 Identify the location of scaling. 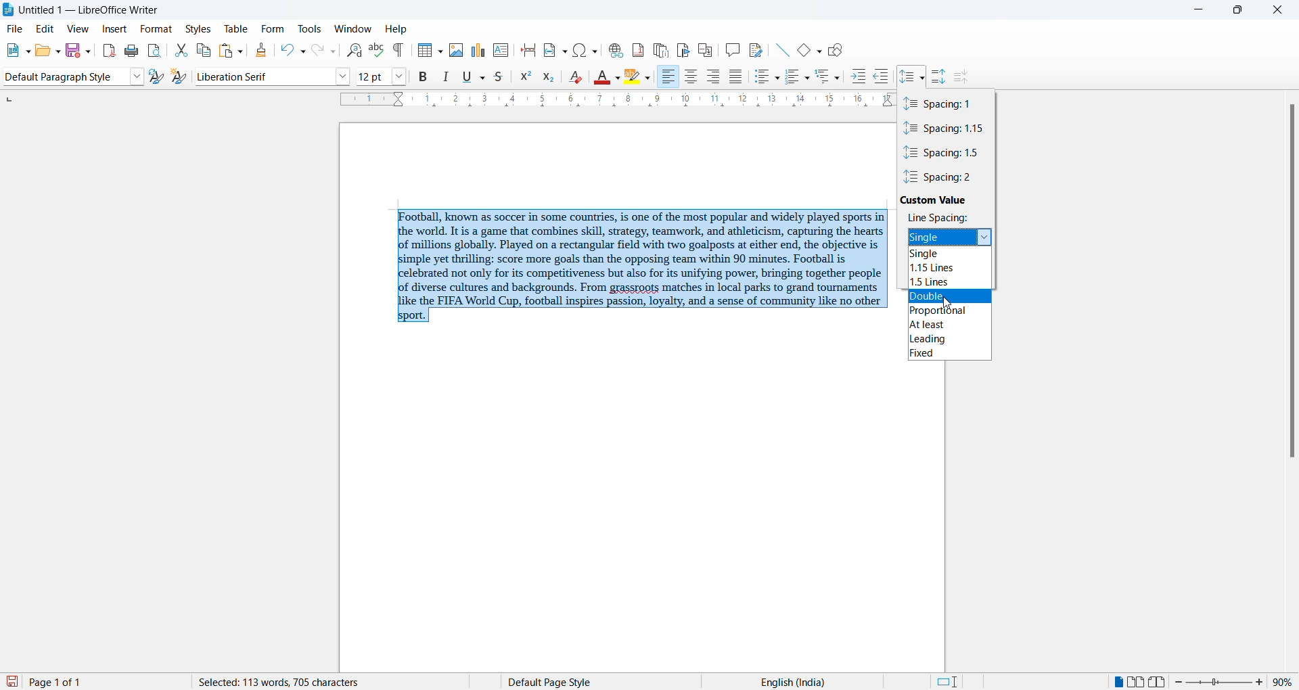
(610, 101).